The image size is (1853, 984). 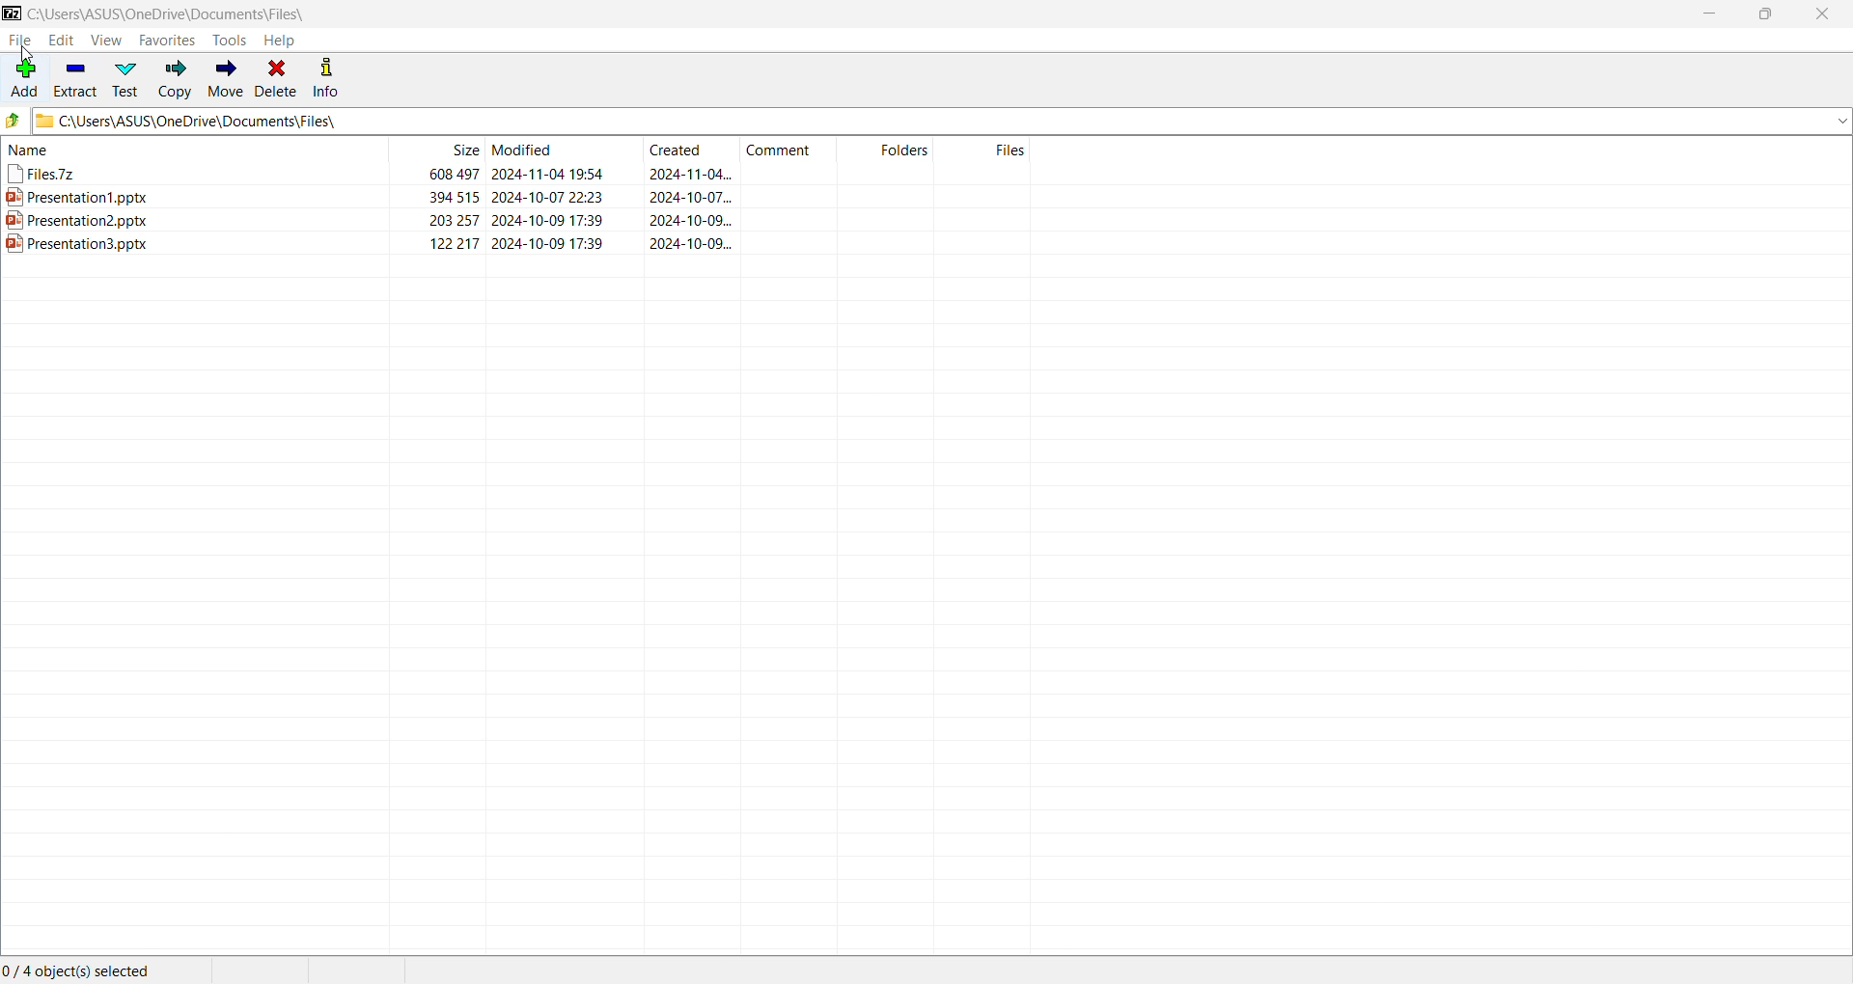 What do you see at coordinates (15, 121) in the screenshot?
I see `Move Up one level` at bounding box center [15, 121].